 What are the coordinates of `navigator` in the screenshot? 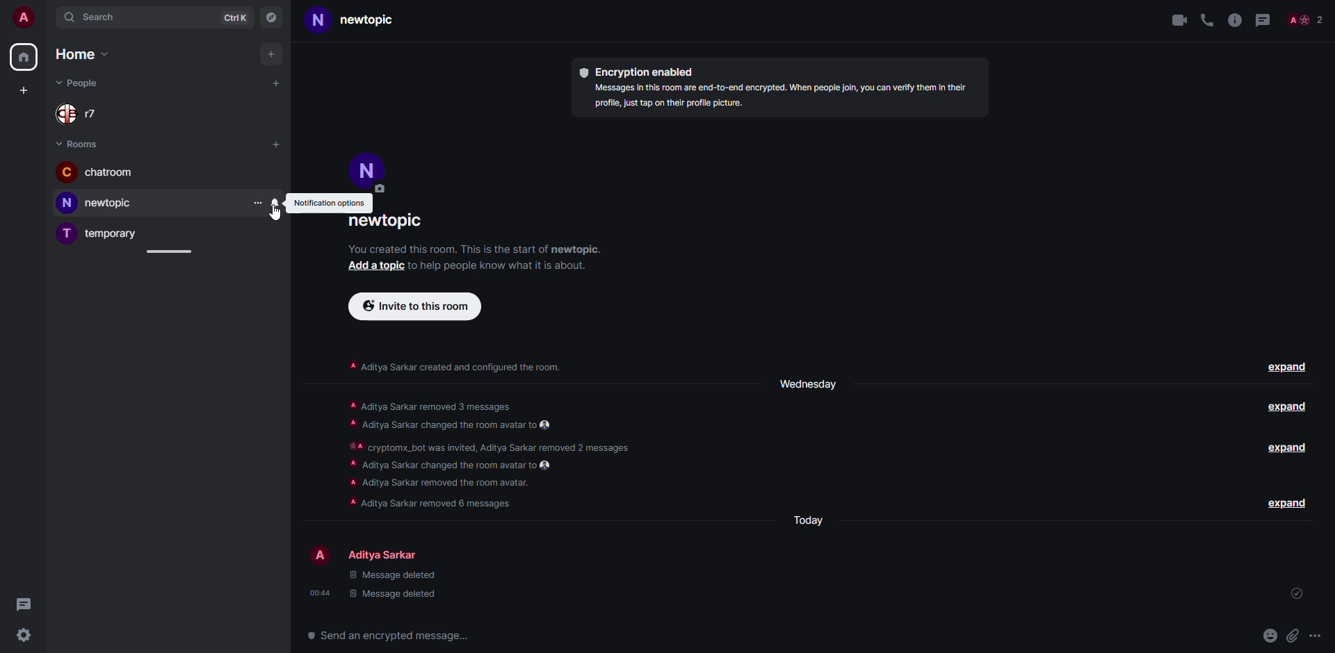 It's located at (273, 19).